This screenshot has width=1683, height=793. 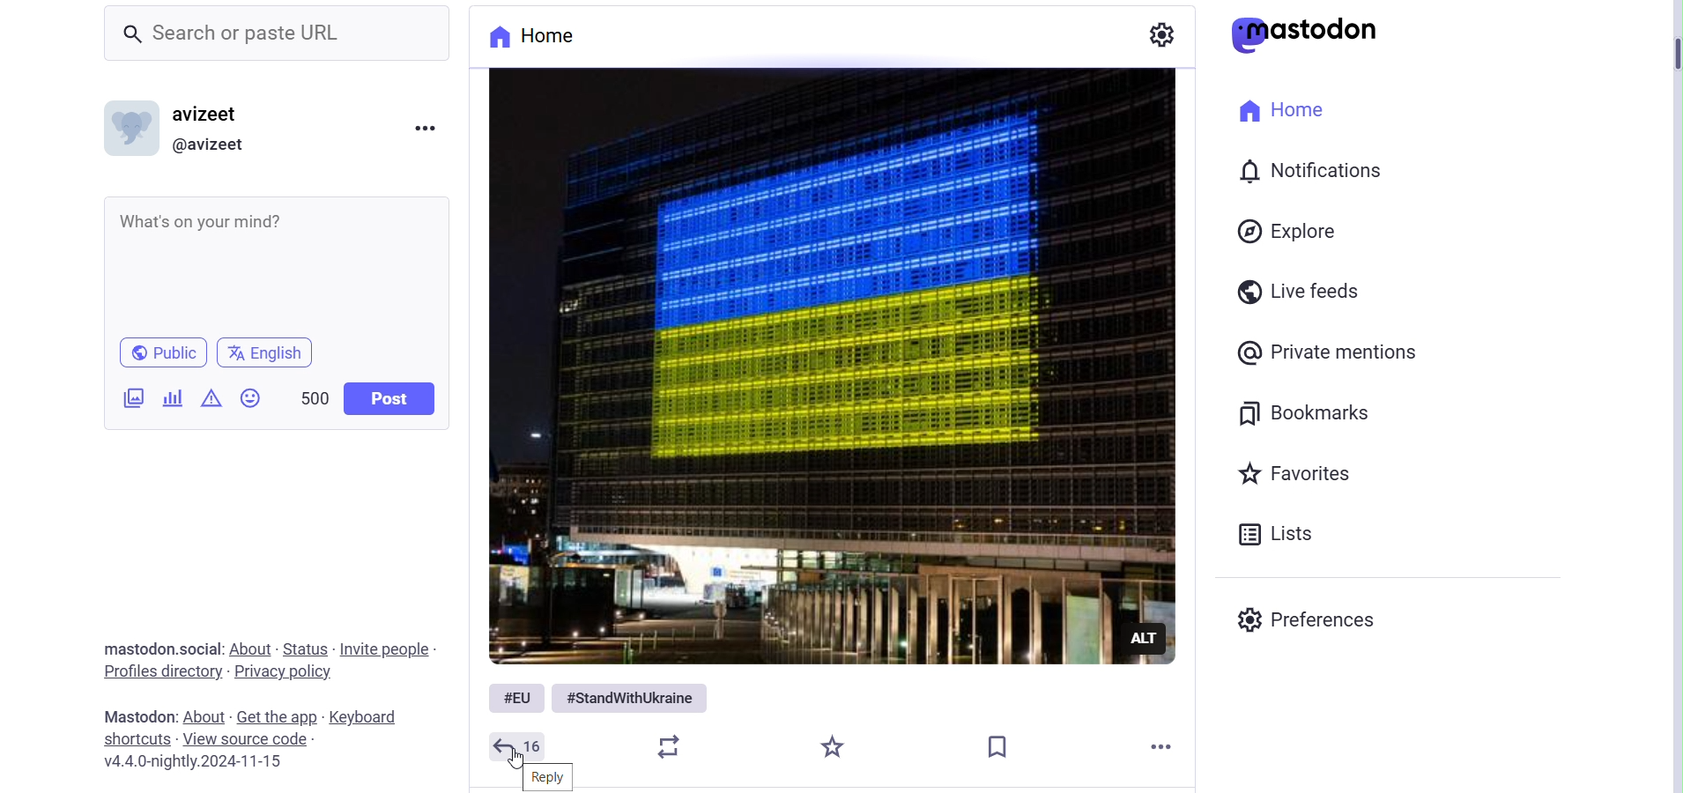 I want to click on Profile Directory, so click(x=167, y=673).